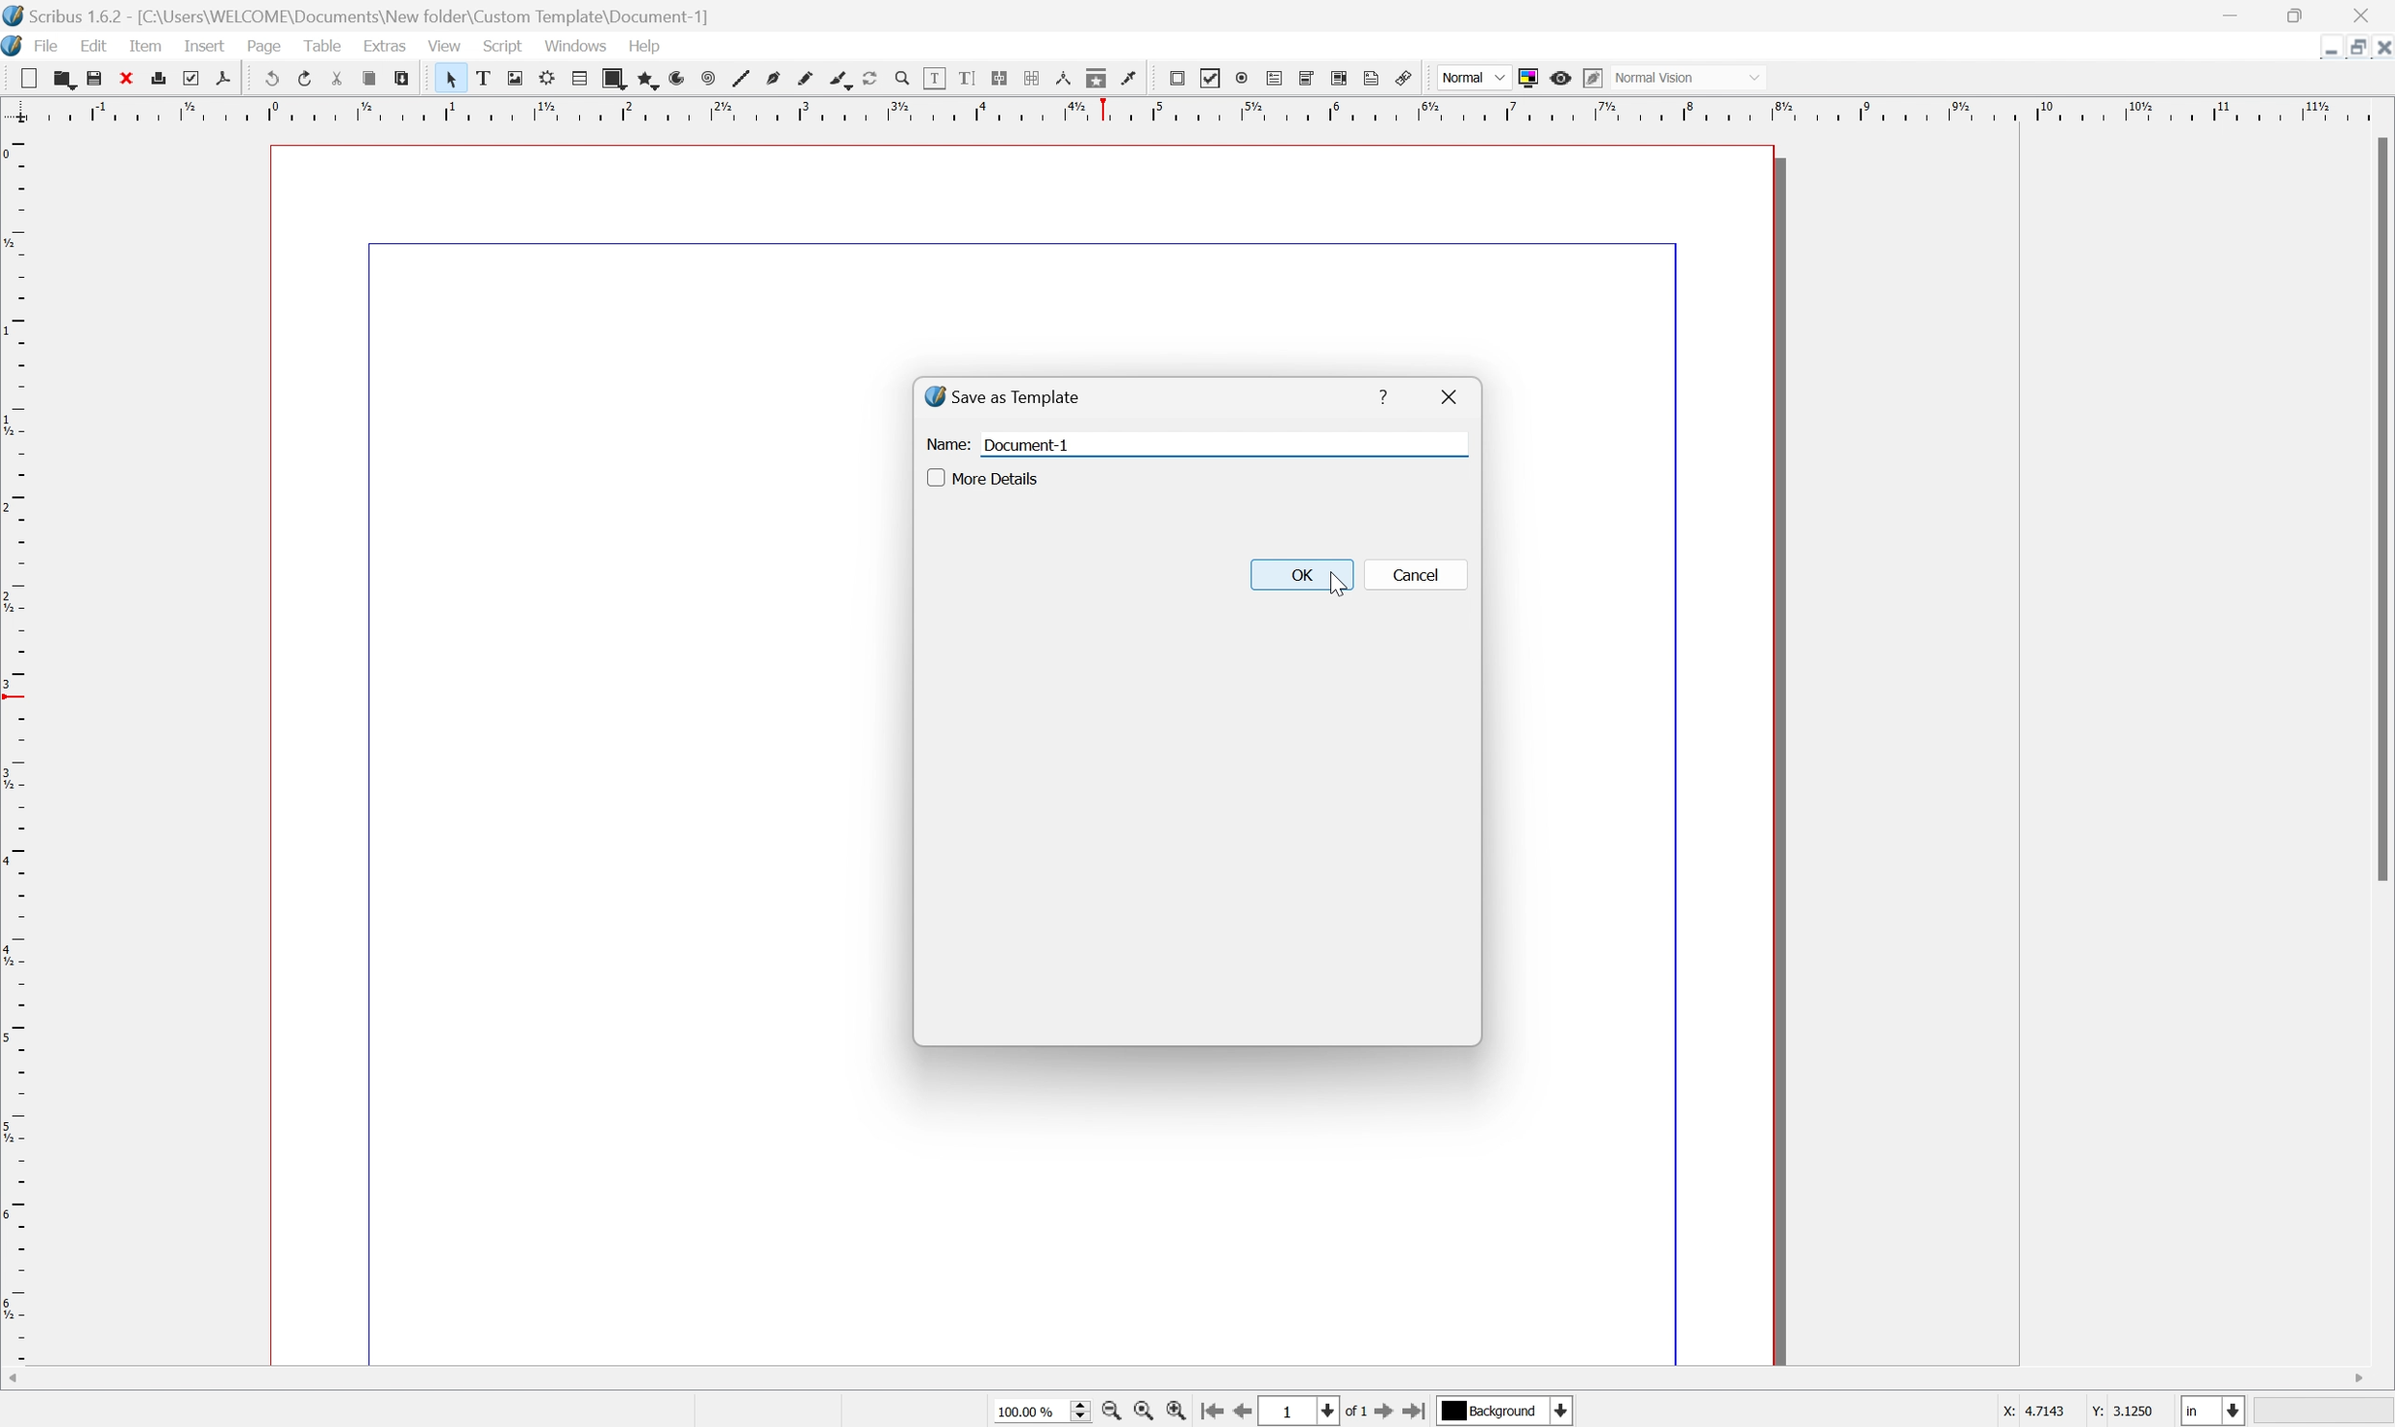 This screenshot has height=1427, width=2395. Describe the element at coordinates (1388, 1411) in the screenshot. I see `Go to next page` at that location.